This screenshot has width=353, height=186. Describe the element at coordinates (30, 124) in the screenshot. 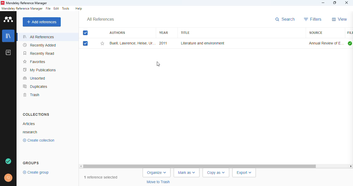

I see `Artiles` at that location.